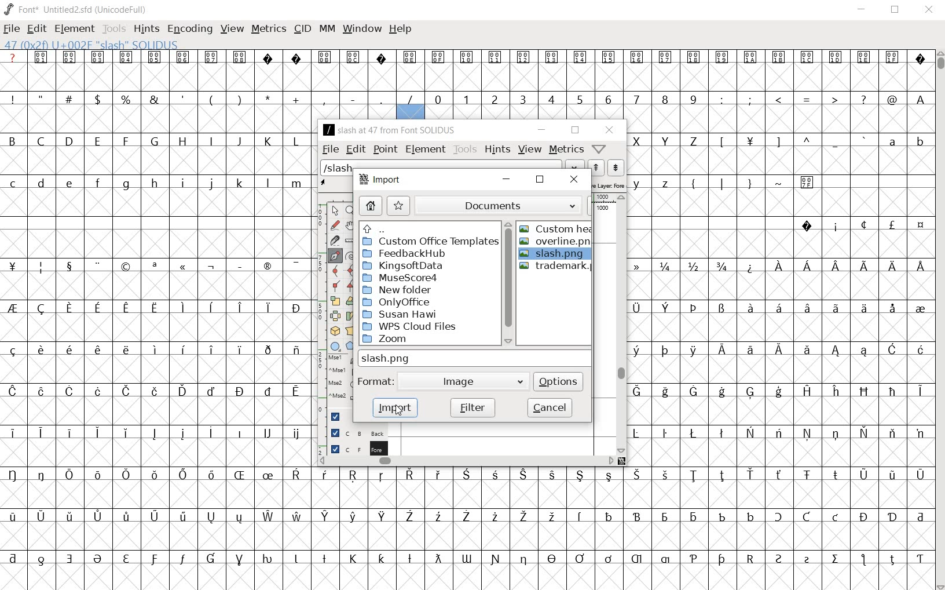 The width and height of the screenshot is (945, 590). I want to click on 47(0*2f)U+002F "SLASH" SOLIDUS, so click(411, 111).